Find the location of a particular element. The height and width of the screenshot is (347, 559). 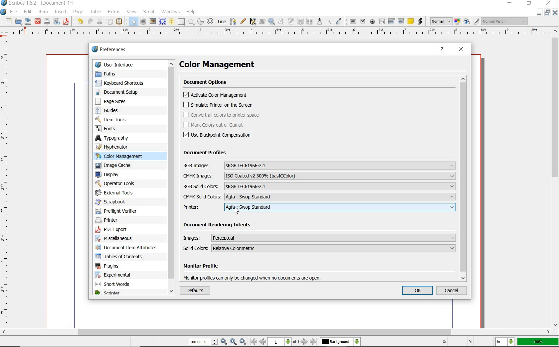

cut is located at coordinates (100, 21).